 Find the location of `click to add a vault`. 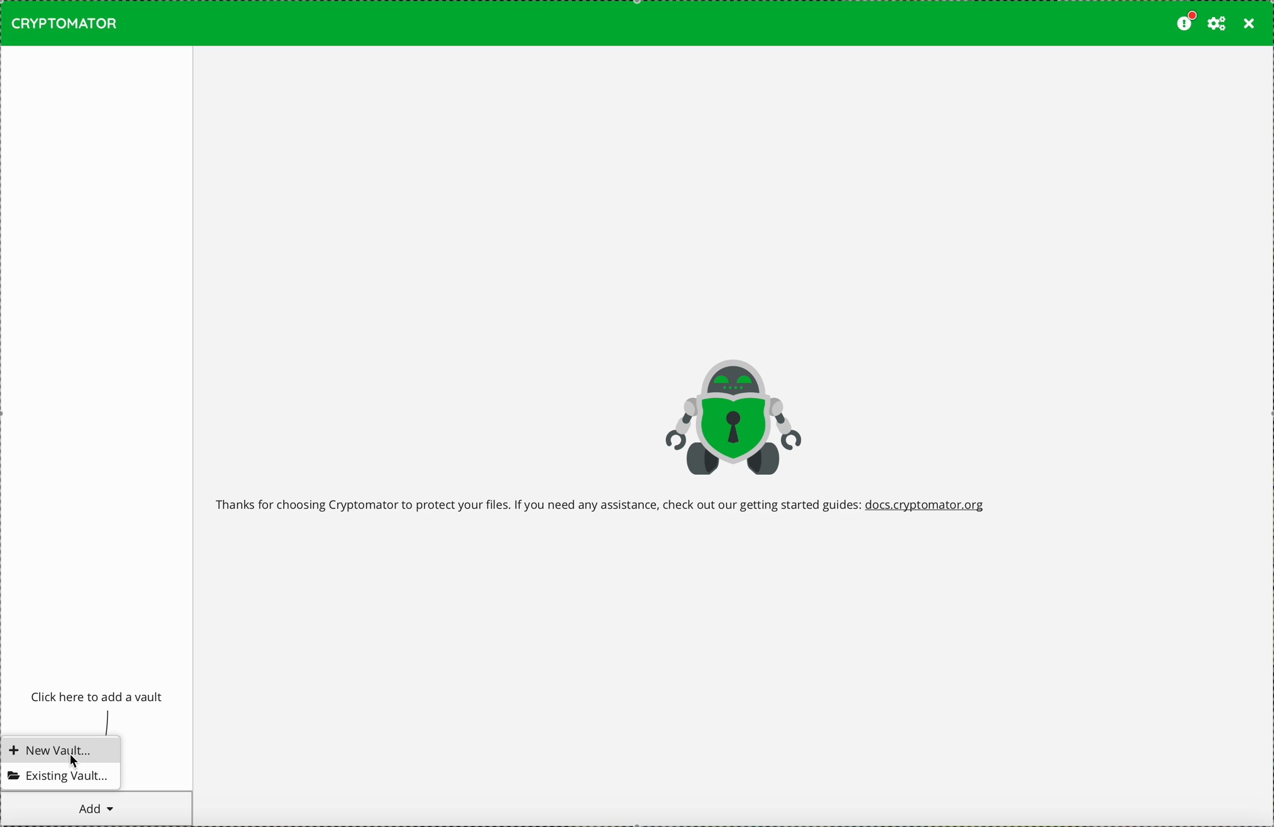

click to add a vault is located at coordinates (98, 697).